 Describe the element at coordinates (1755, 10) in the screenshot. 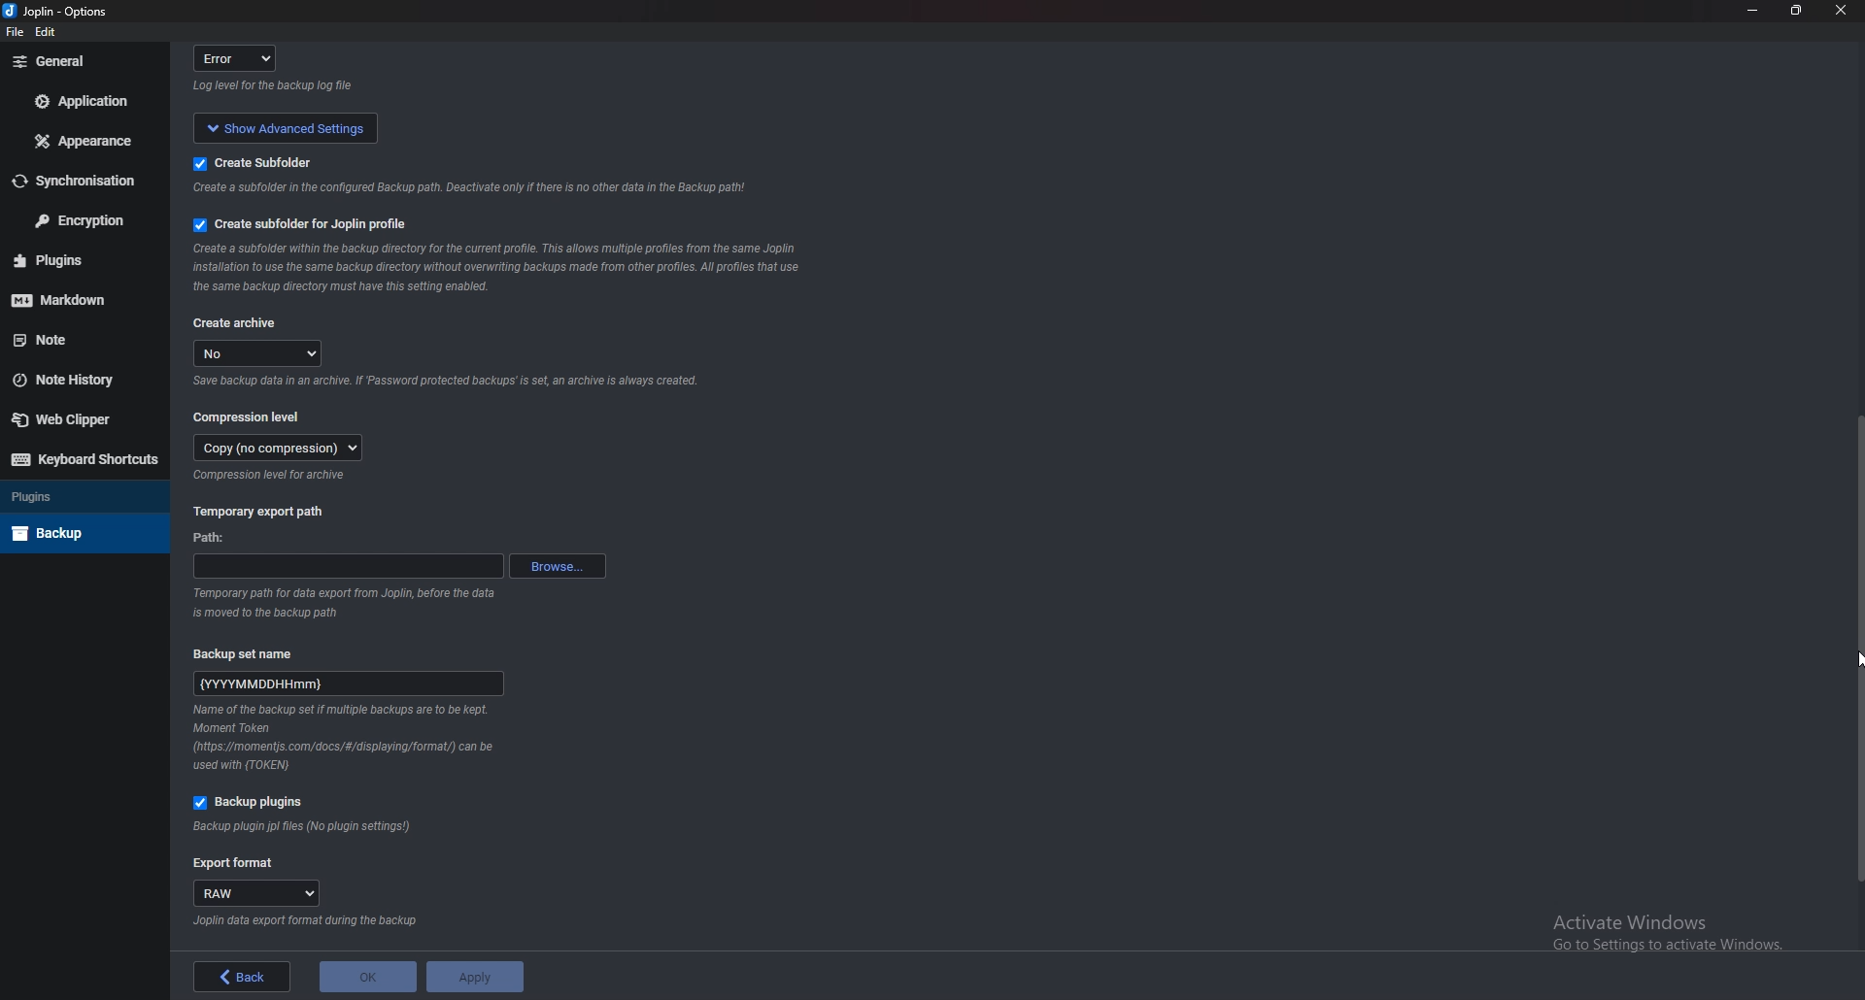

I see `Minimize` at that location.